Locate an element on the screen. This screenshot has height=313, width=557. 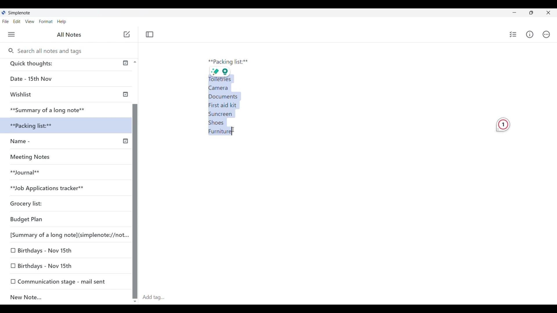
Quick slide to bottom is located at coordinates (135, 302).